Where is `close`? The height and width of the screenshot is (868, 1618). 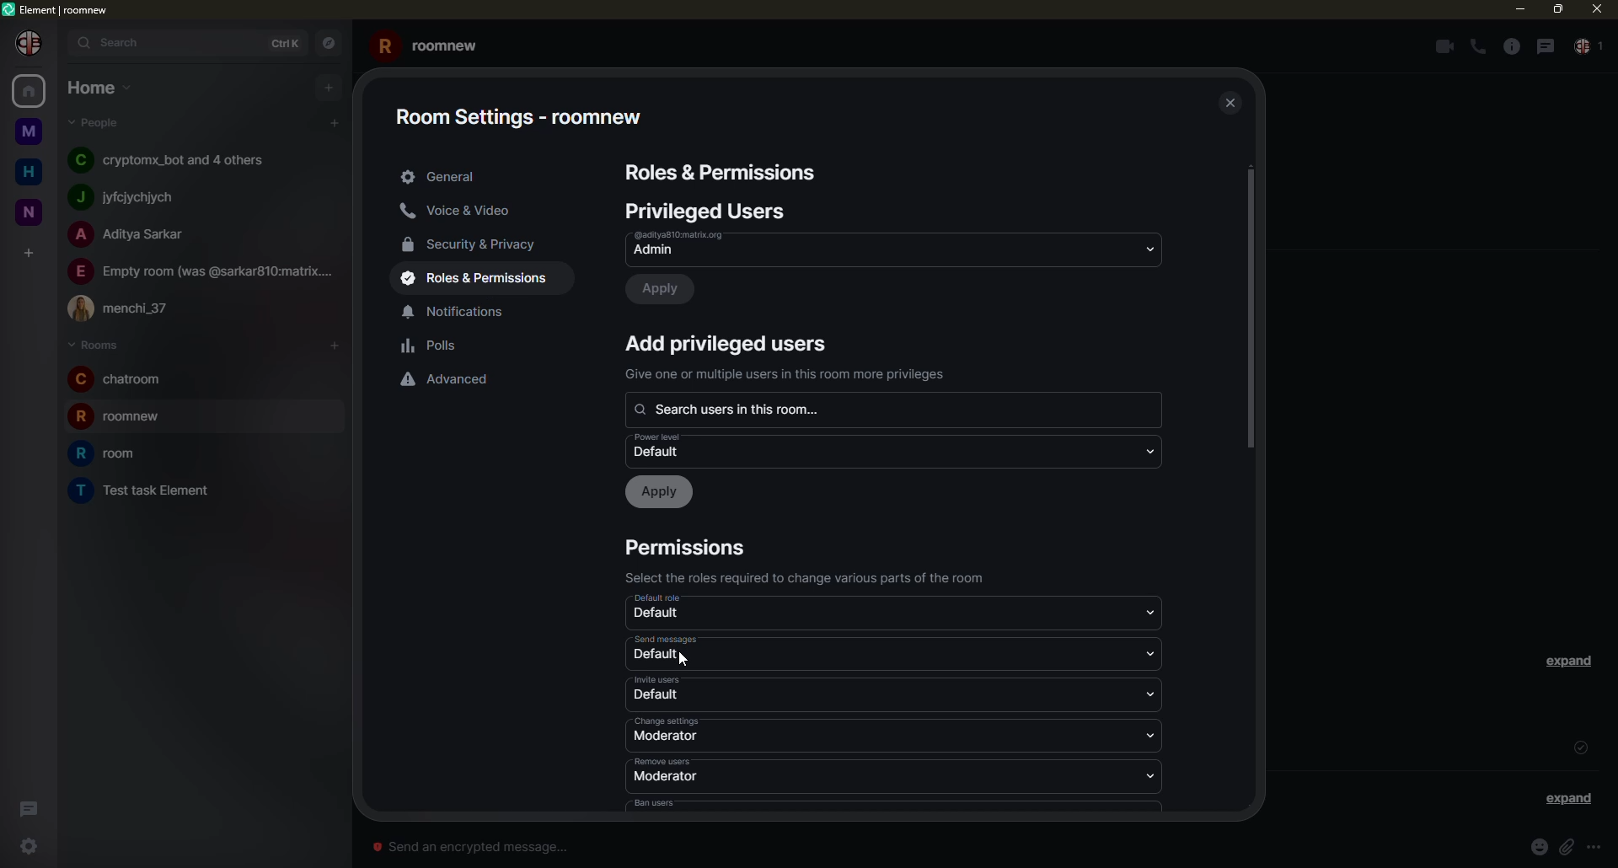
close is located at coordinates (1594, 8).